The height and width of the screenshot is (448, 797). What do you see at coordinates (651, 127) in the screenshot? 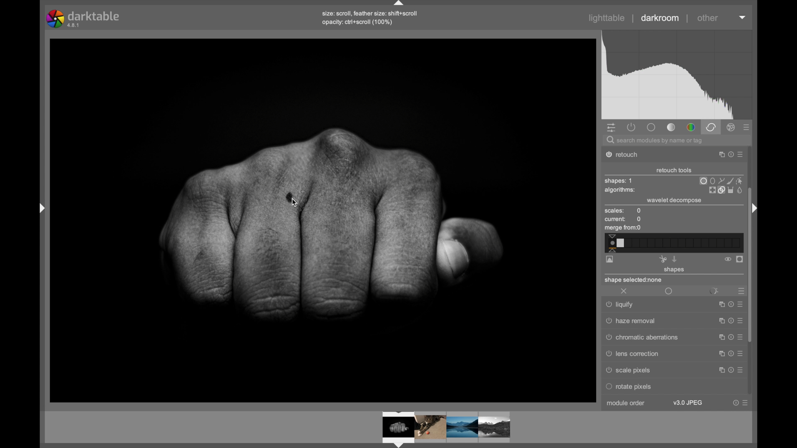
I see `base` at bounding box center [651, 127].